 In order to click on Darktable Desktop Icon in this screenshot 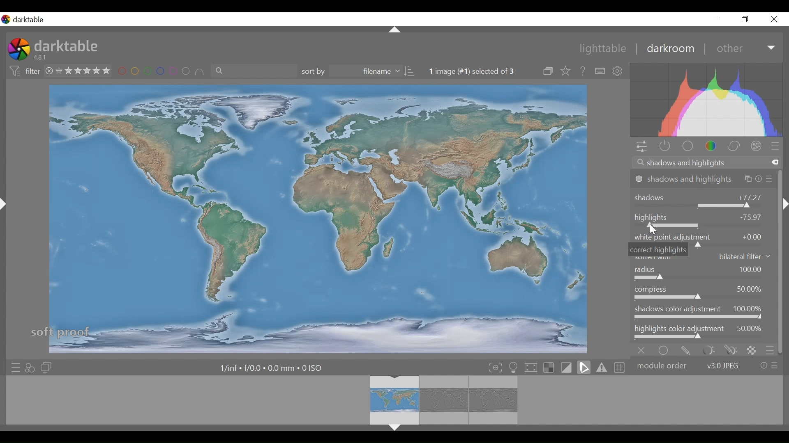, I will do `click(18, 50)`.